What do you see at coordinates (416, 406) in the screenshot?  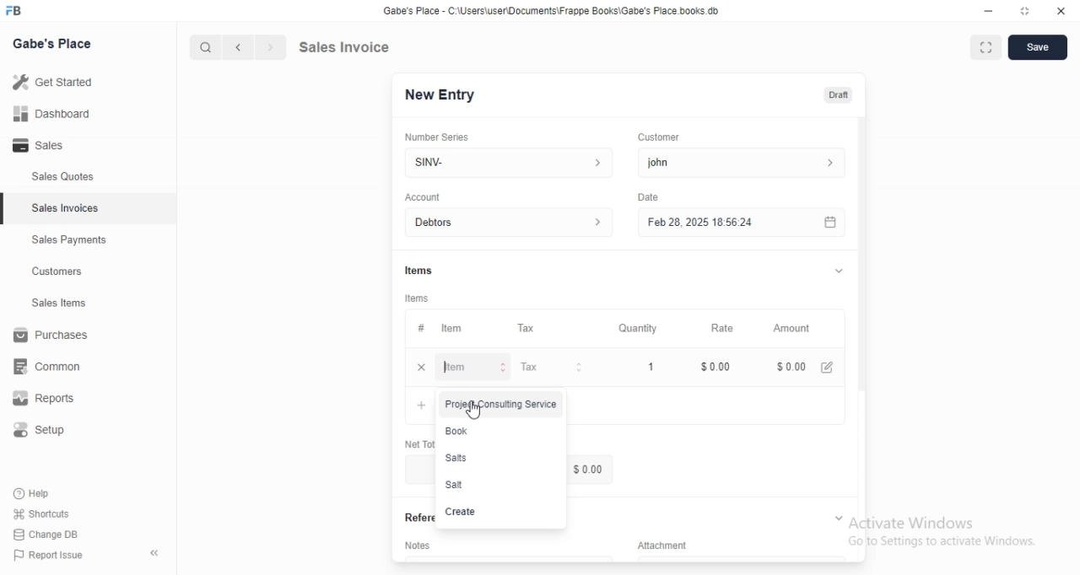 I see `+ Add Row` at bounding box center [416, 406].